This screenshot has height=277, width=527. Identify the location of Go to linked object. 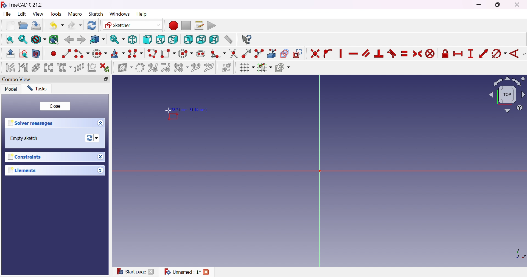
(97, 39).